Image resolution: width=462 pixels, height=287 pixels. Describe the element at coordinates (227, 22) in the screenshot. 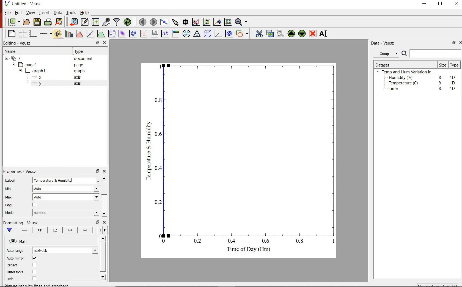

I see `click to reset graph axes` at that location.